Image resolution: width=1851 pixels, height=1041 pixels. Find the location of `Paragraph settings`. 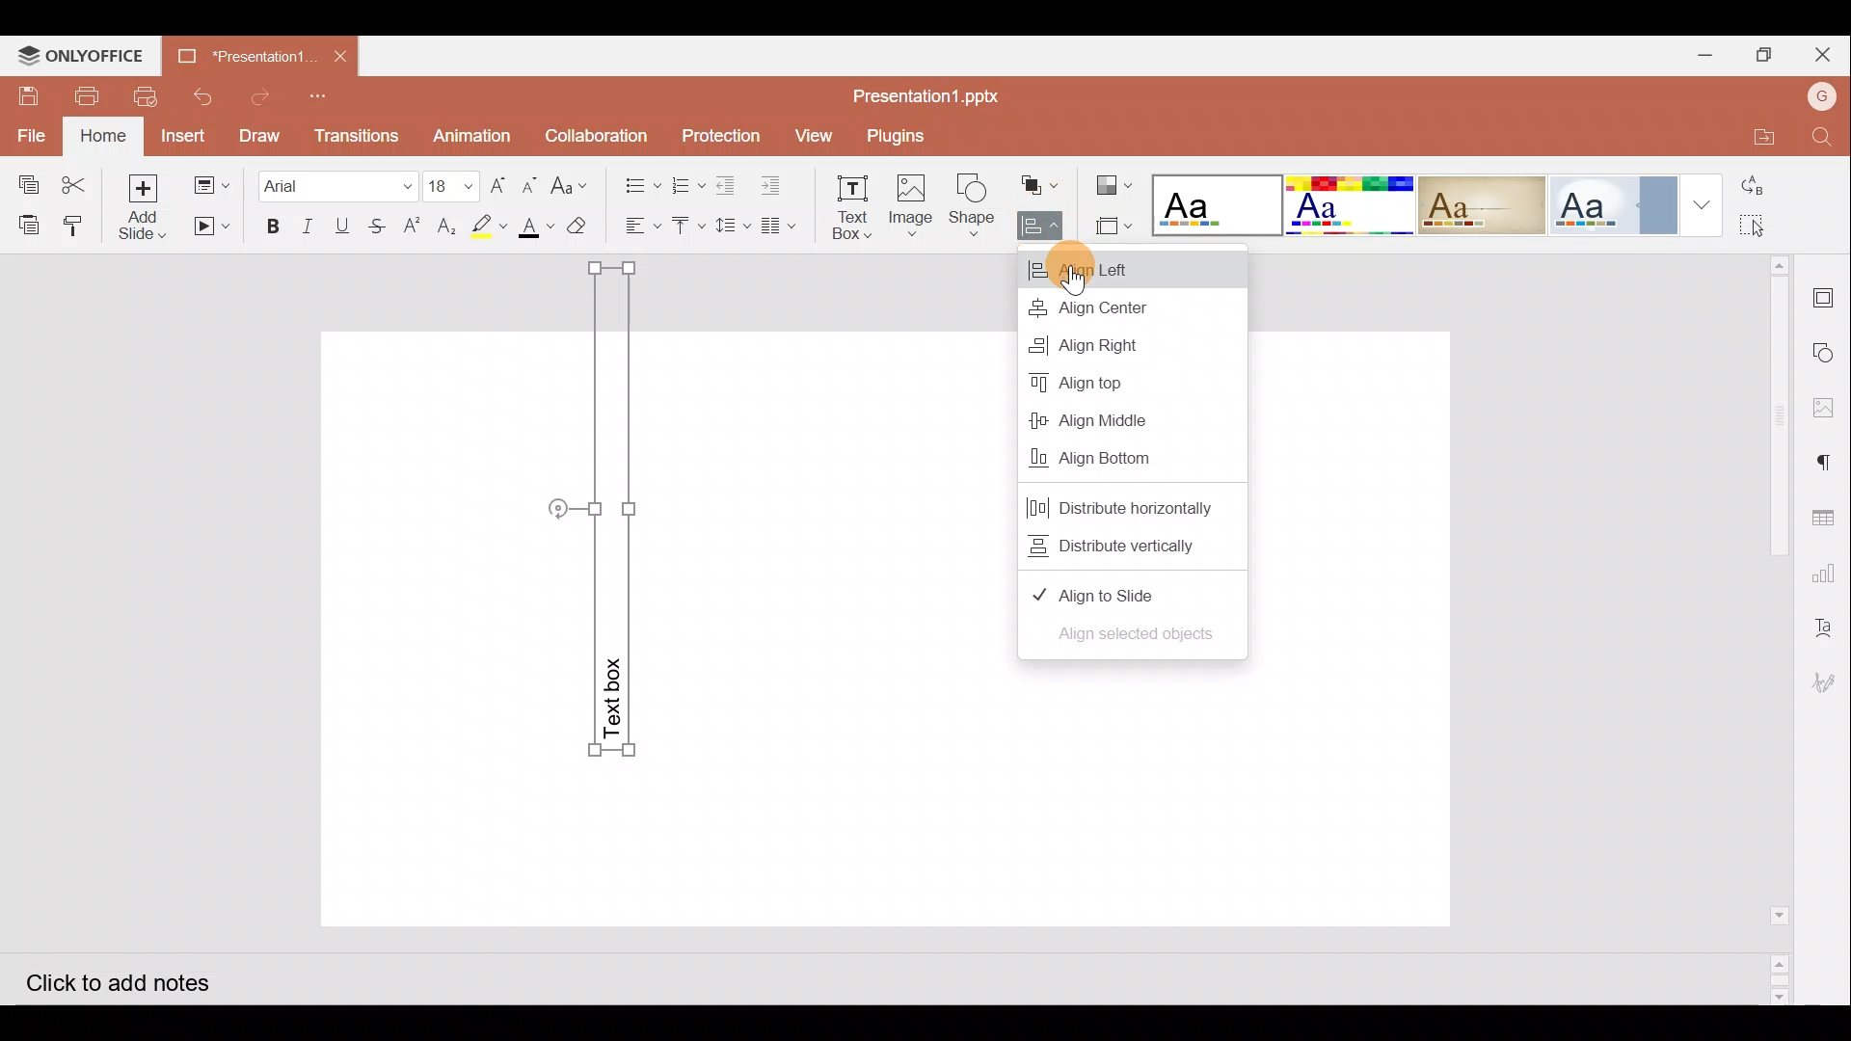

Paragraph settings is located at coordinates (1832, 461).